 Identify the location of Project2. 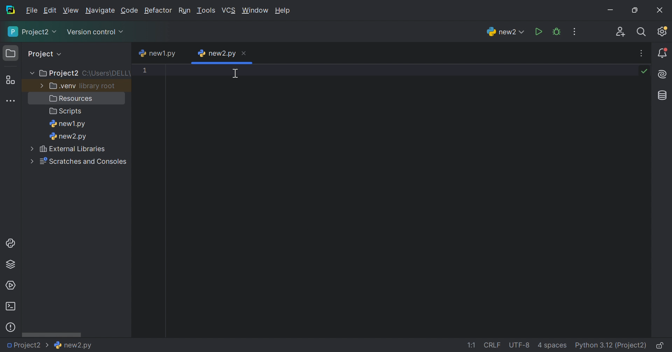
(33, 32).